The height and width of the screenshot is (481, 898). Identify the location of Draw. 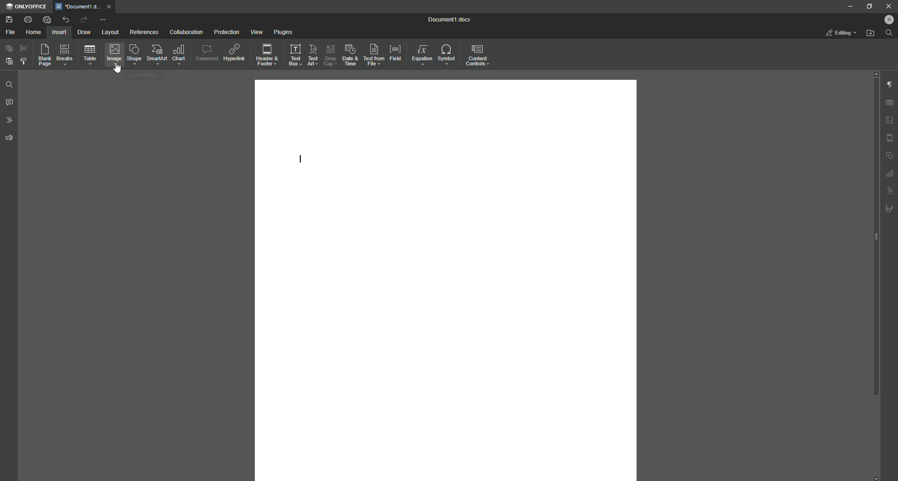
(84, 33).